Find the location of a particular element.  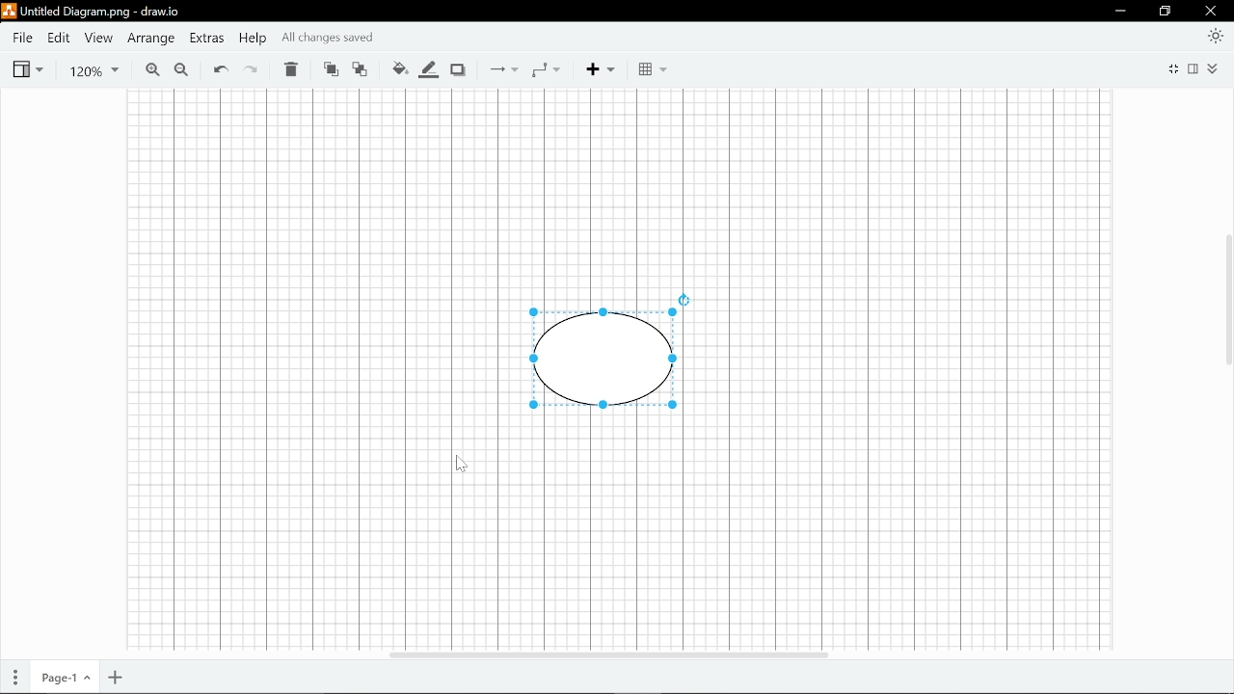

Waypoints is located at coordinates (545, 69).